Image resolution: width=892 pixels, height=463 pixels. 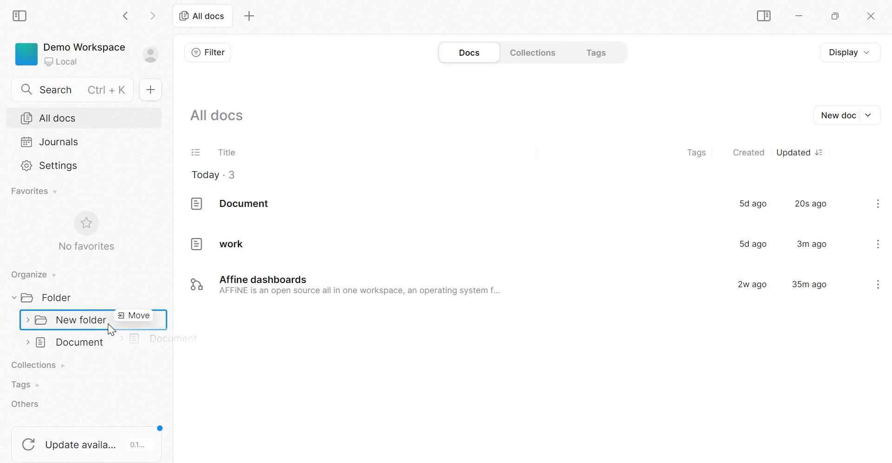 I want to click on Search , so click(x=71, y=90).